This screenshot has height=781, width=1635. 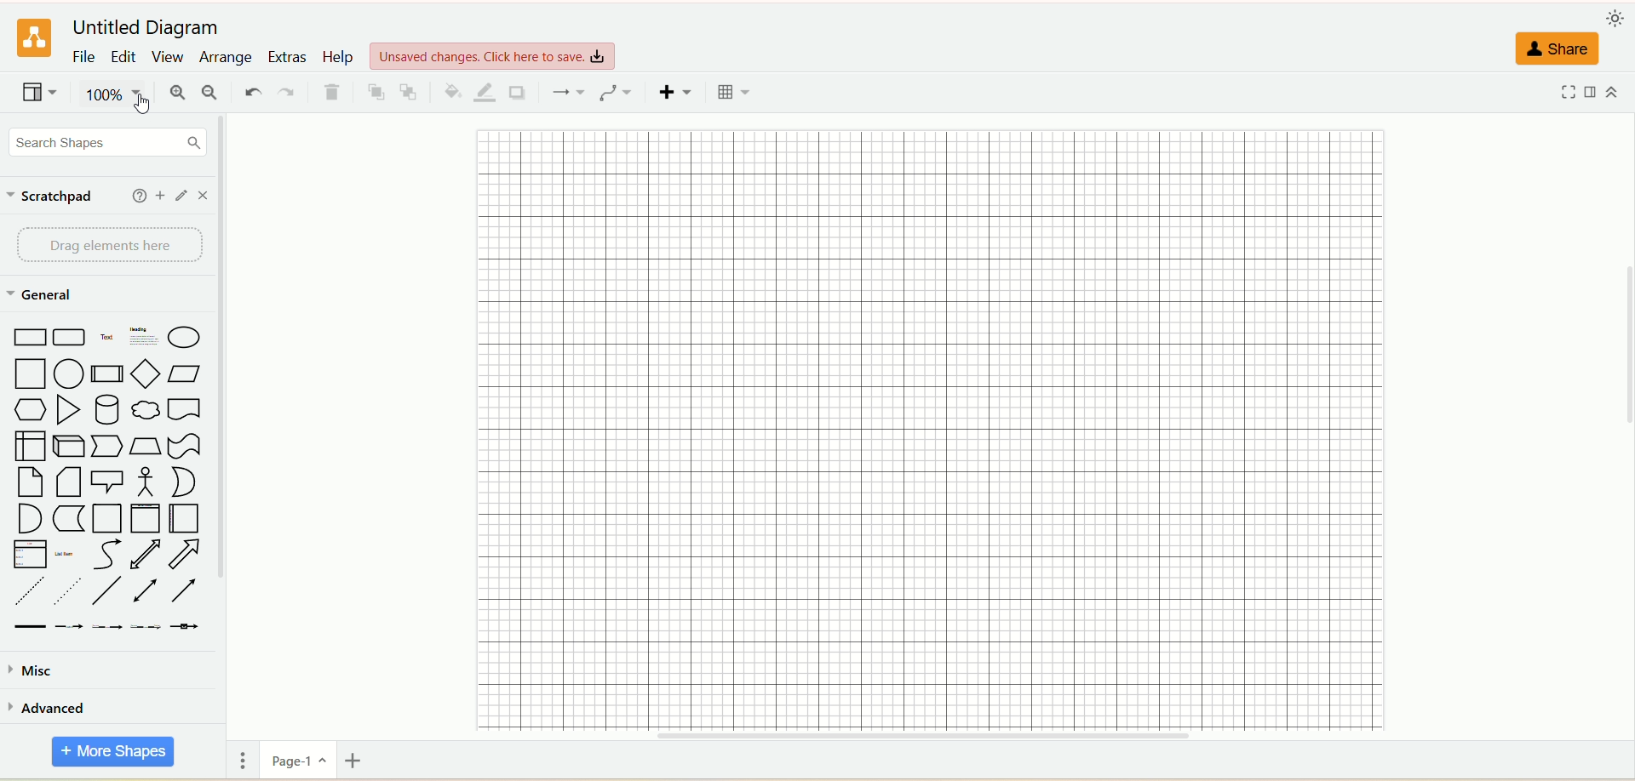 I want to click on trapezoid, so click(x=143, y=447).